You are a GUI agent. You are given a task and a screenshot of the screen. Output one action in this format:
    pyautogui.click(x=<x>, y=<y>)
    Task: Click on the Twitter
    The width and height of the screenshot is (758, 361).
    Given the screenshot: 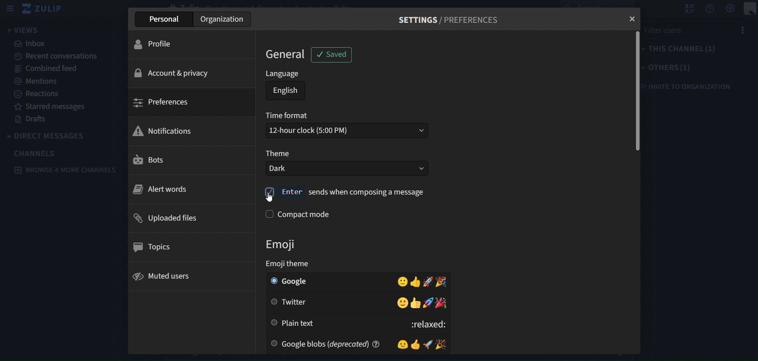 What is the action you would take?
    pyautogui.click(x=336, y=303)
    